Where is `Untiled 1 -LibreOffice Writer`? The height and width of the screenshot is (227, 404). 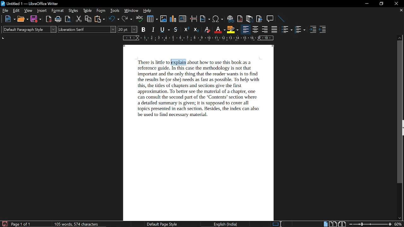
Untiled 1 -LibreOffice Writer is located at coordinates (33, 3).